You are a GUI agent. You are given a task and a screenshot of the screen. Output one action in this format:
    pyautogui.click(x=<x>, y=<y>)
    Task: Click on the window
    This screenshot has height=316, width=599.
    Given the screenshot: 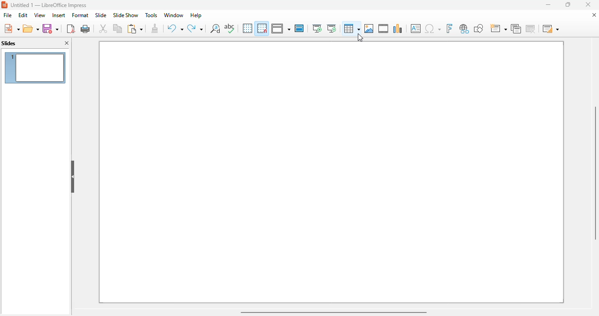 What is the action you would take?
    pyautogui.click(x=174, y=15)
    